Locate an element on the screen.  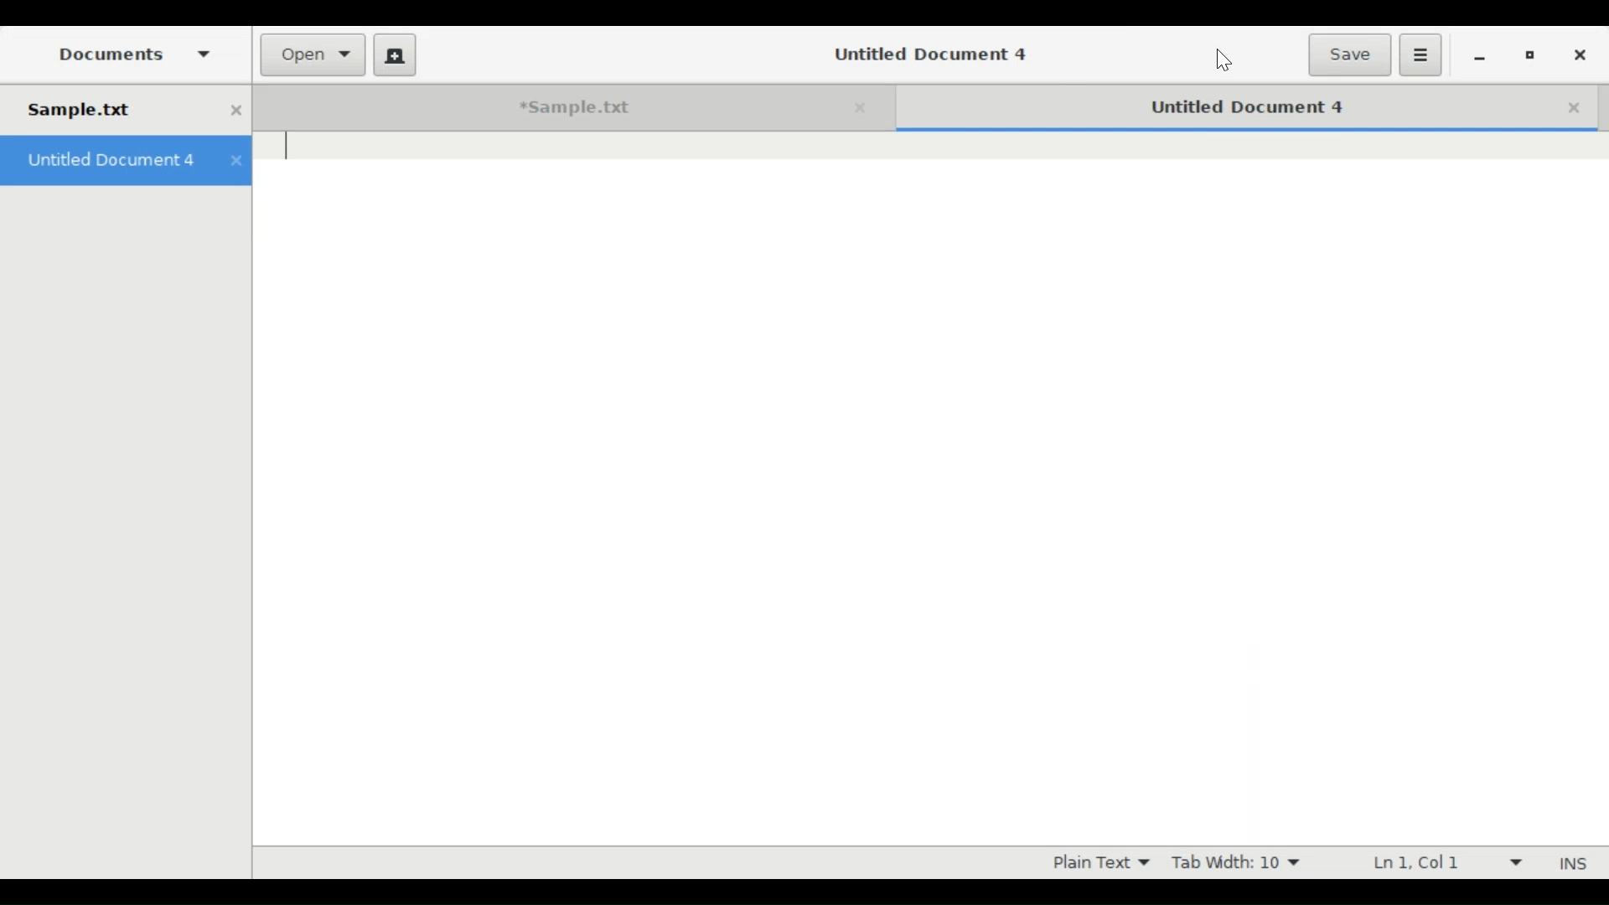
Close is located at coordinates (1582, 57).